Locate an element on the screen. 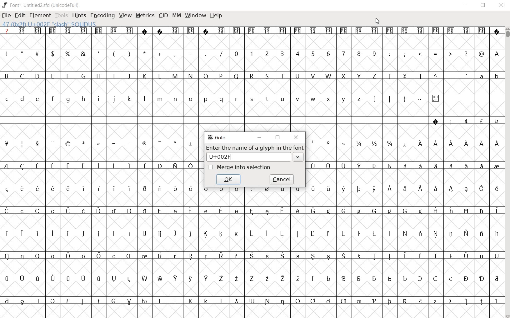  47(0*2f)U+002F "SLASH" SOLIDUS is located at coordinates (49, 24).